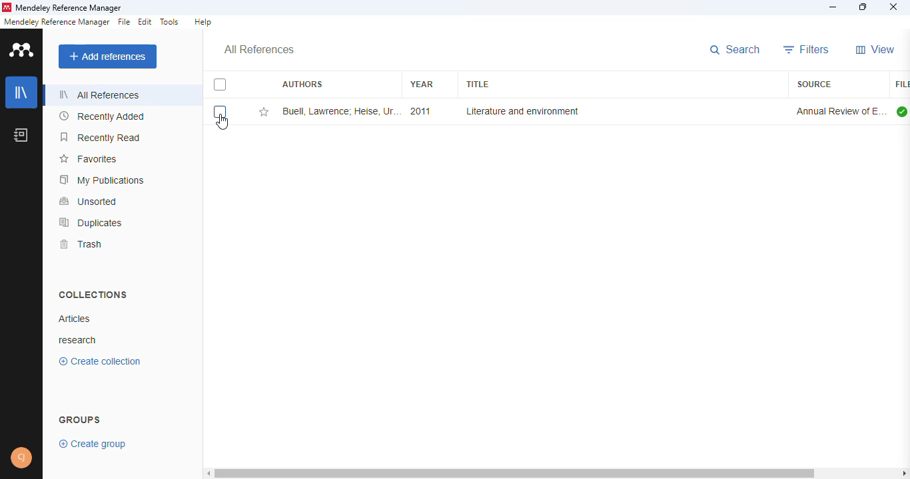 This screenshot has width=910, height=479. I want to click on title, so click(476, 84).